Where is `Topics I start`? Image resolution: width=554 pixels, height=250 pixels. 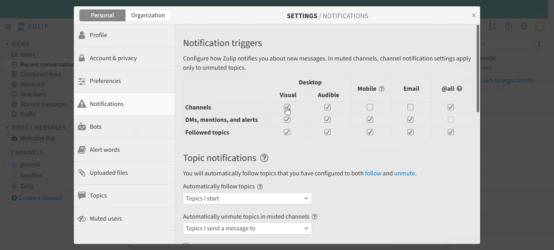 Topics I start is located at coordinates (248, 198).